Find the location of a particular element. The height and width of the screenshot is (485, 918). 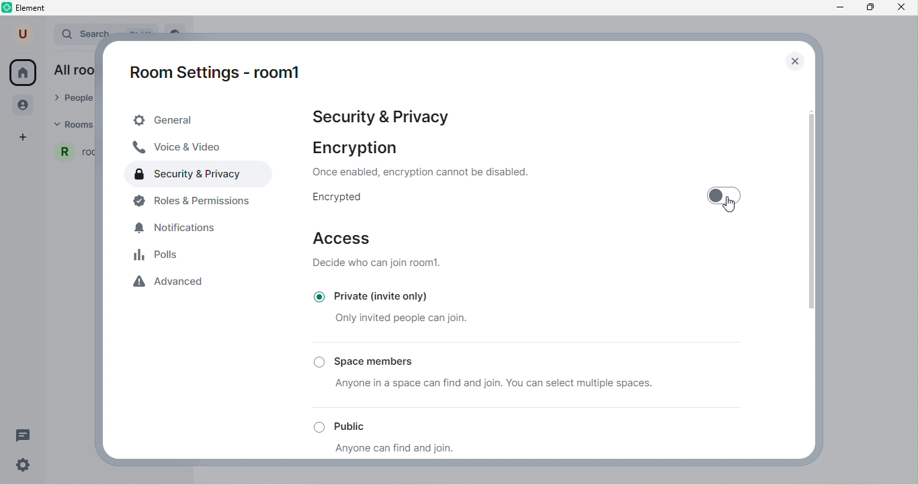

threads is located at coordinates (22, 434).